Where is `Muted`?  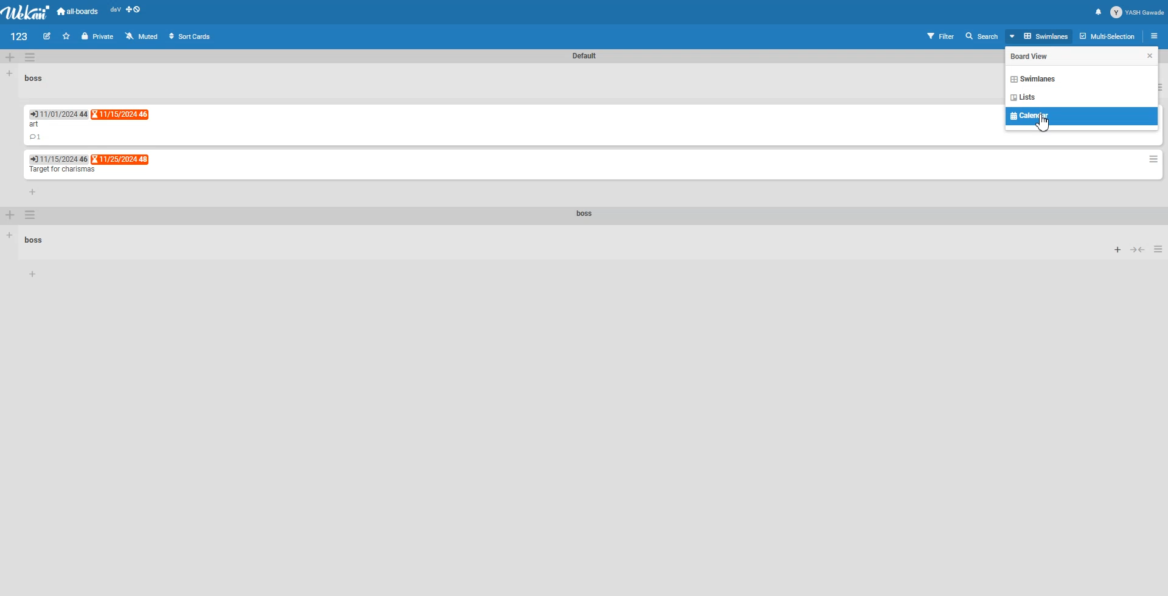
Muted is located at coordinates (142, 35).